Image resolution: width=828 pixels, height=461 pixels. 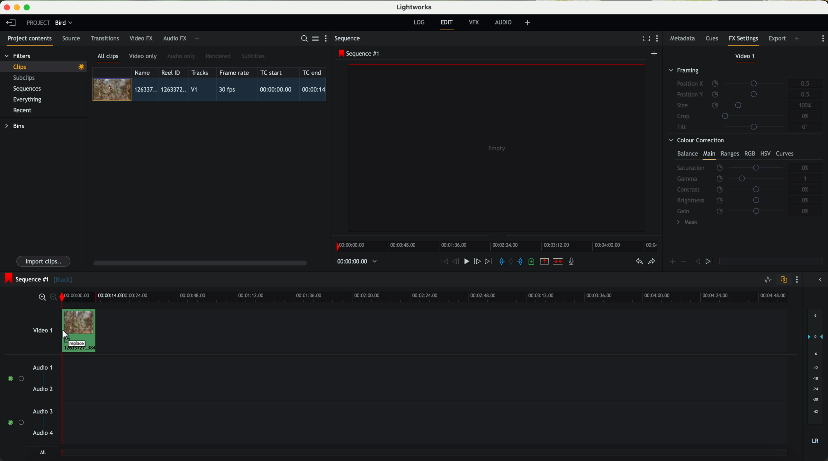 I want to click on audio FX, so click(x=175, y=38).